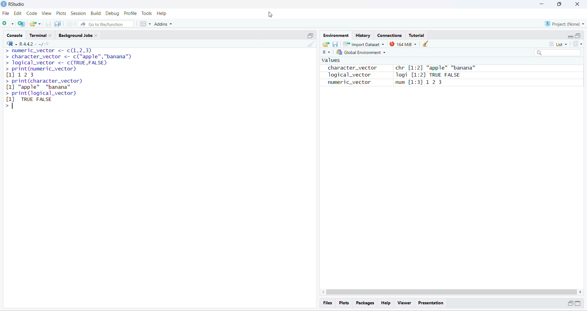  Describe the element at coordinates (361, 52) in the screenshot. I see `global Environment` at that location.